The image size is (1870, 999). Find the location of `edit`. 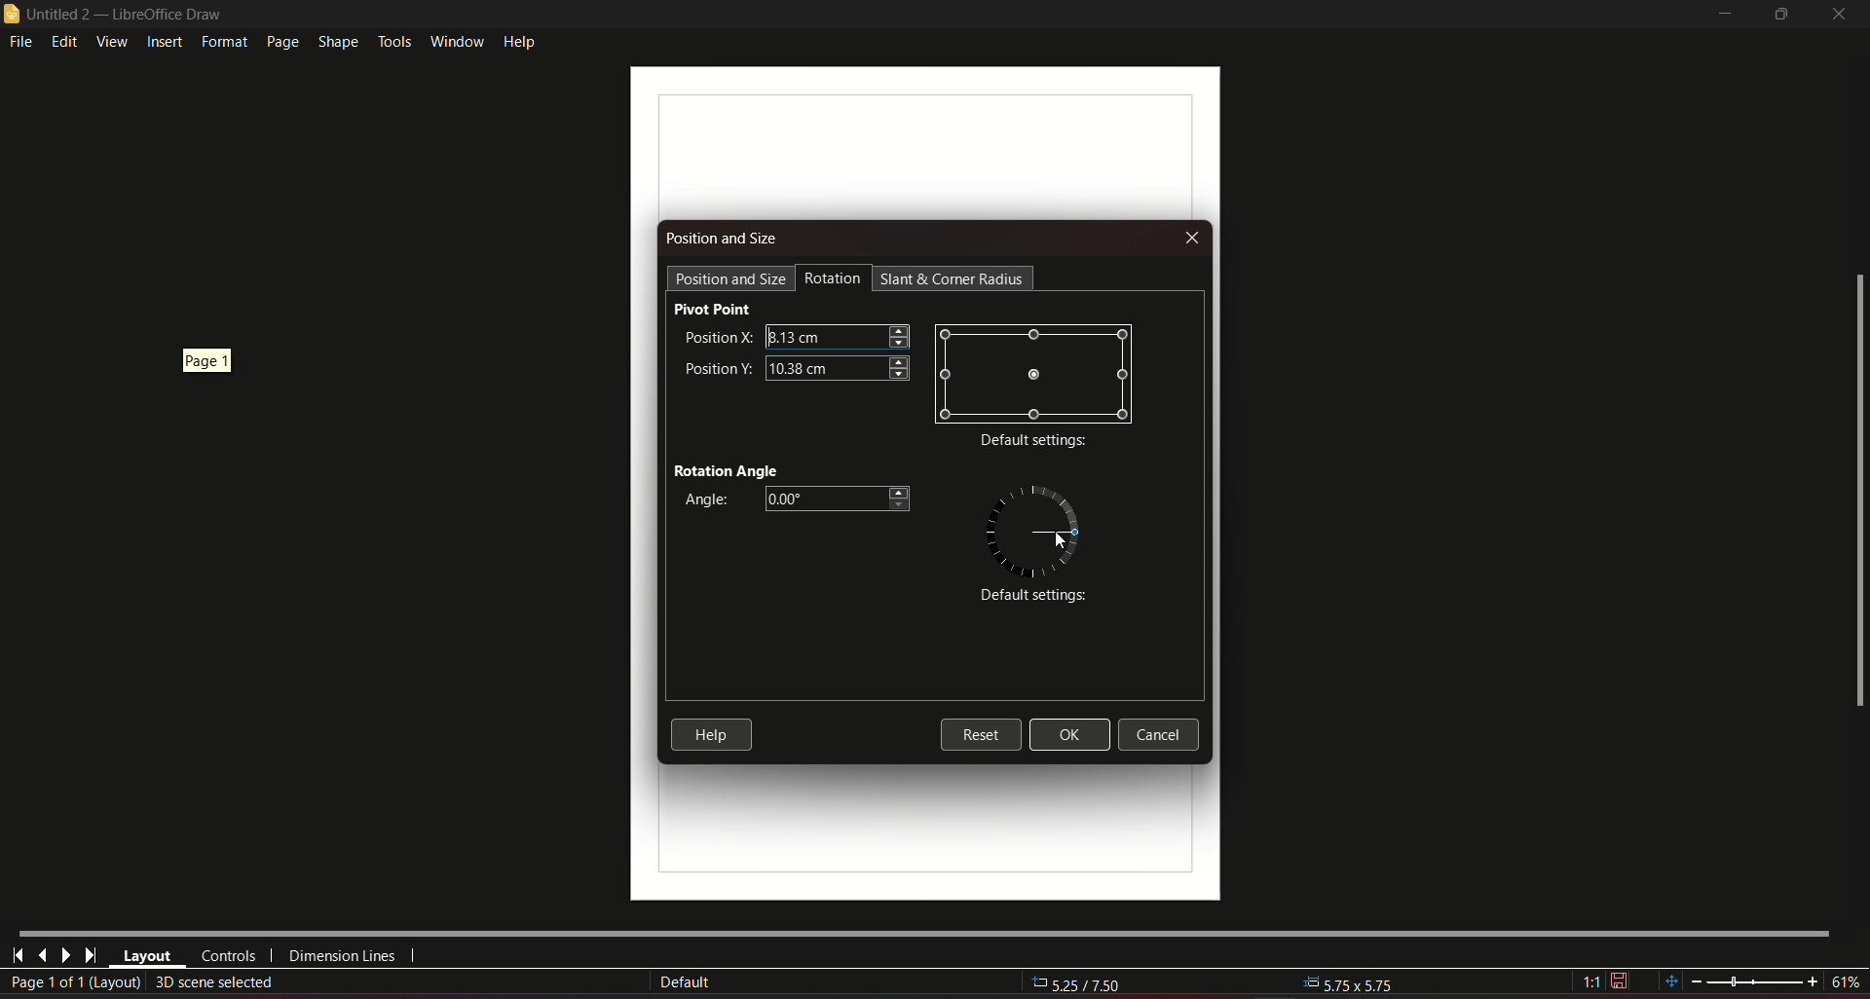

edit is located at coordinates (65, 41).